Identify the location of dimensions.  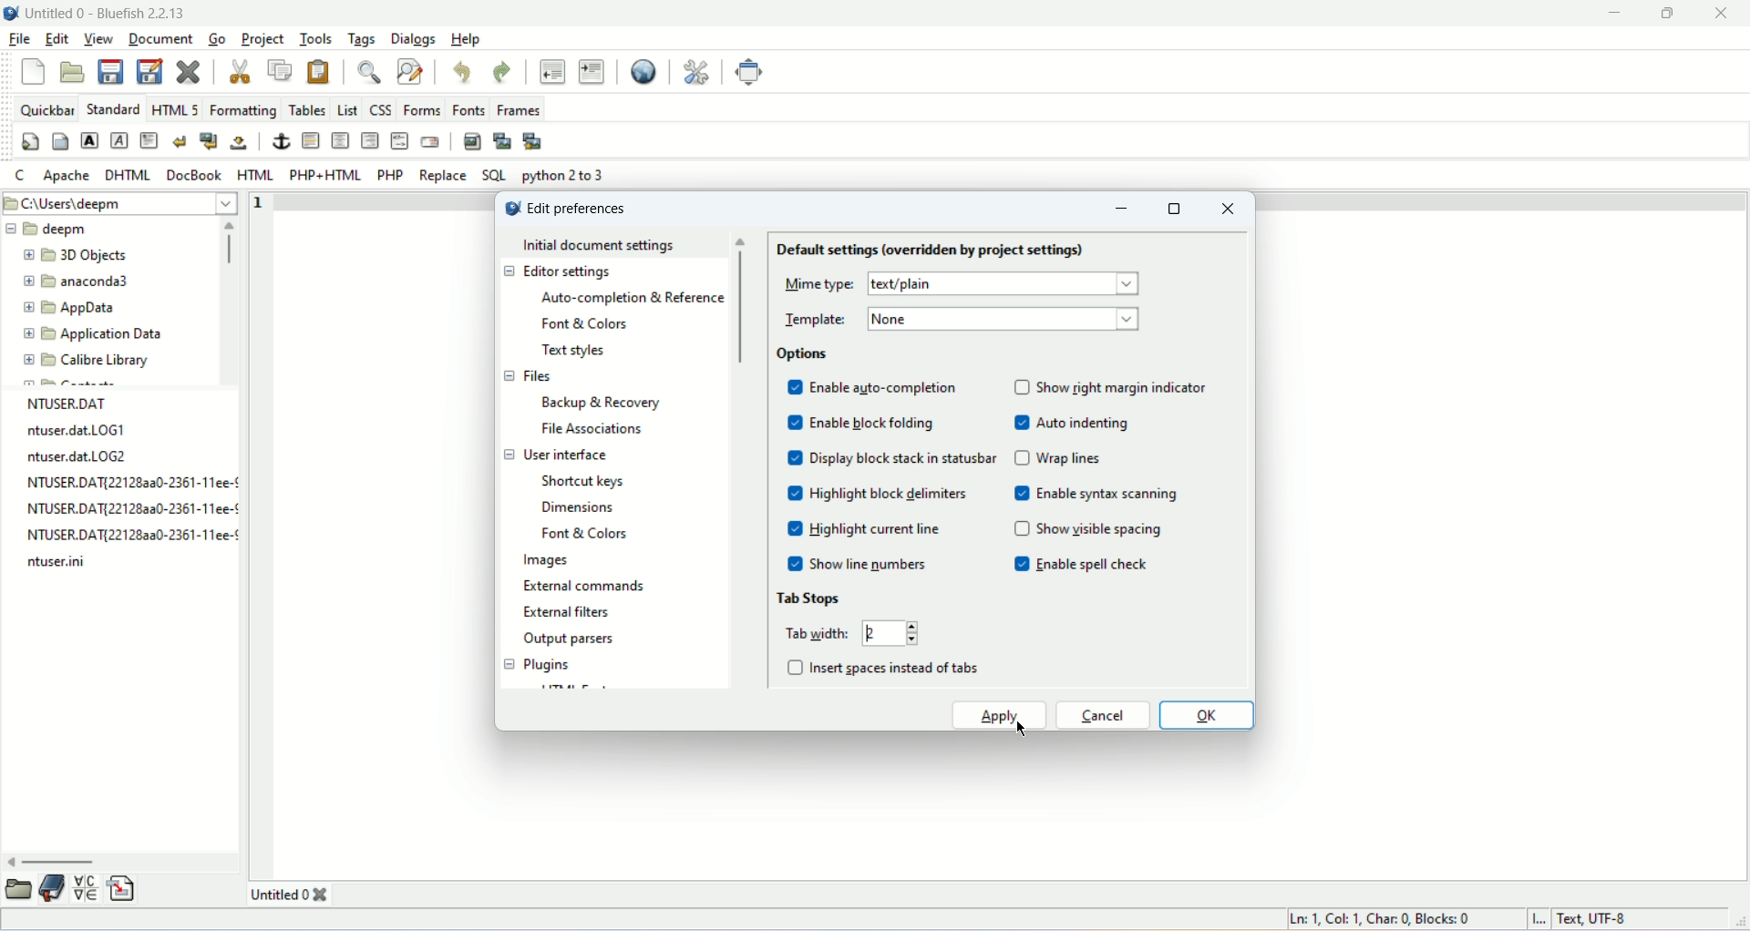
(578, 506).